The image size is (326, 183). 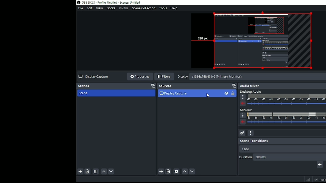 What do you see at coordinates (253, 141) in the screenshot?
I see `Scene transitions` at bounding box center [253, 141].